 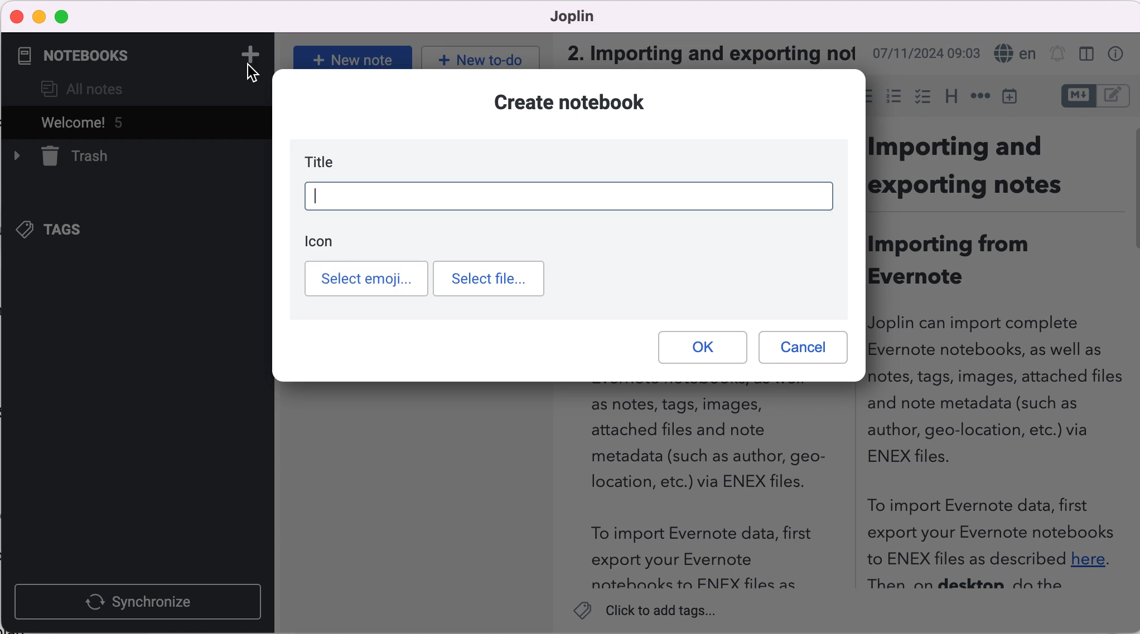 I want to click on checkbox, so click(x=922, y=97).